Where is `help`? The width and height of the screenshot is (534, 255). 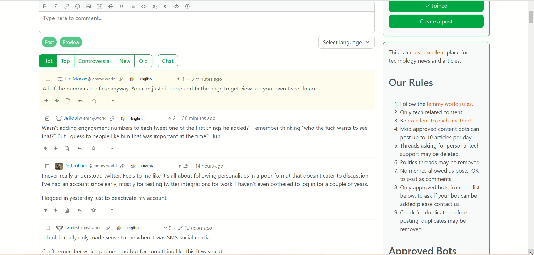 help is located at coordinates (187, 7).